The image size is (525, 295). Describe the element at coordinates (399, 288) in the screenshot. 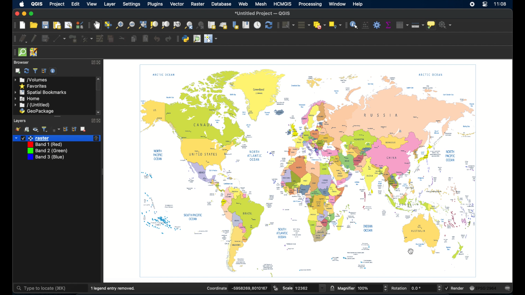

I see `rotations` at that location.